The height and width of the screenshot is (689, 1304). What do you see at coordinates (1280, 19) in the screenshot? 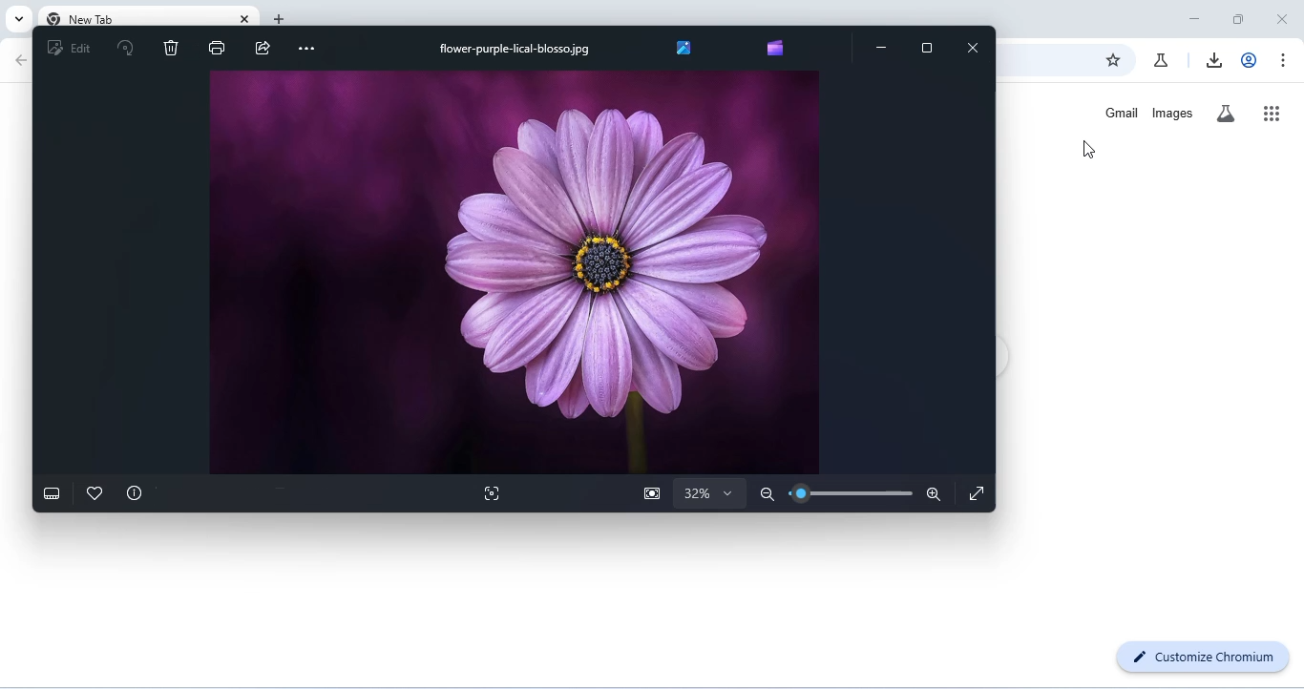
I see `close` at bounding box center [1280, 19].